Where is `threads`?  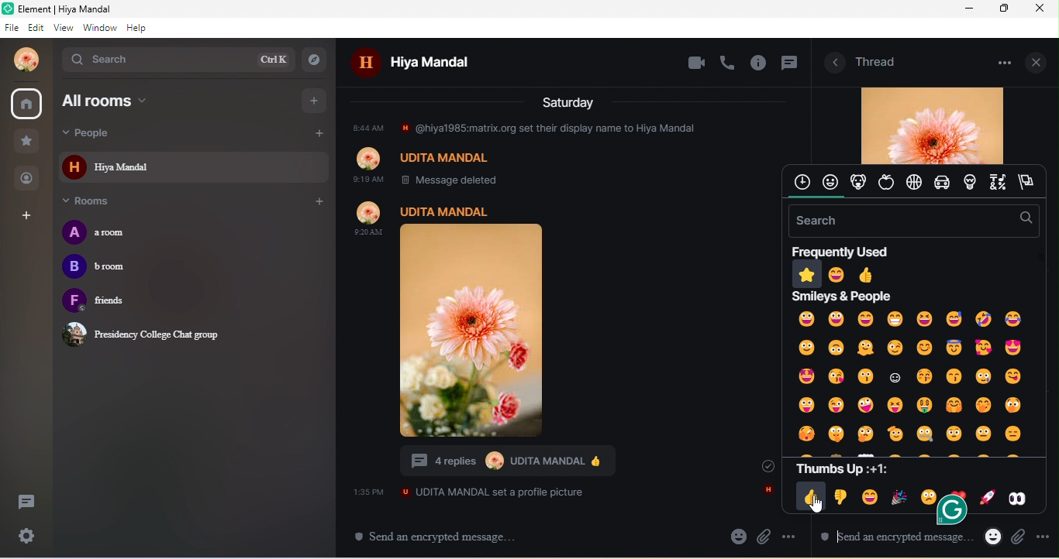 threads is located at coordinates (25, 504).